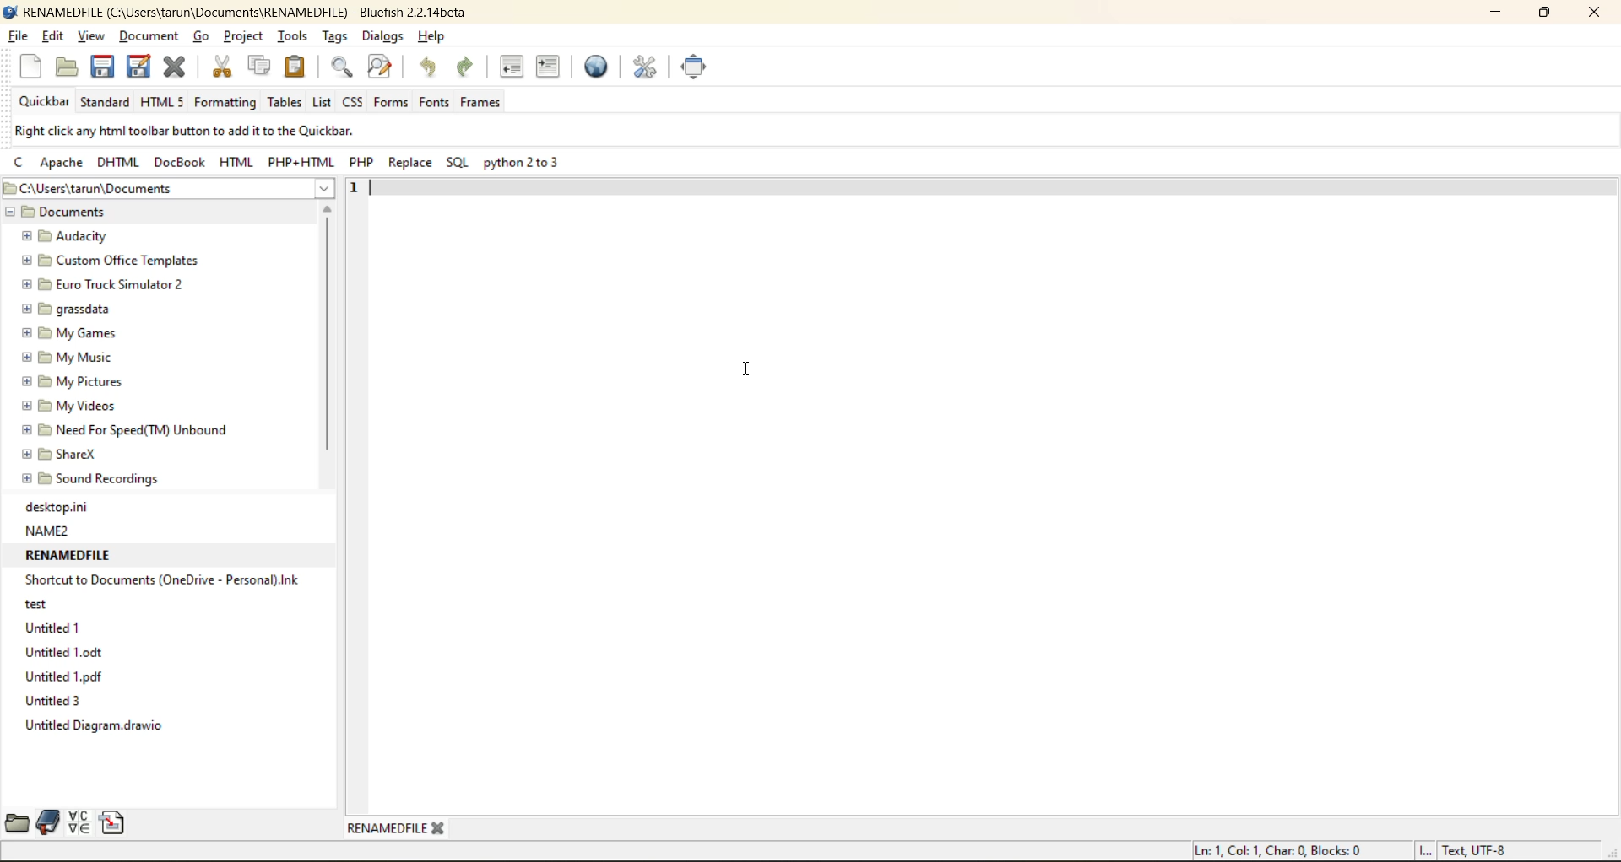 This screenshot has height=862, width=1621. Describe the element at coordinates (106, 286) in the screenshot. I see `Euro Truck Simulator 2` at that location.